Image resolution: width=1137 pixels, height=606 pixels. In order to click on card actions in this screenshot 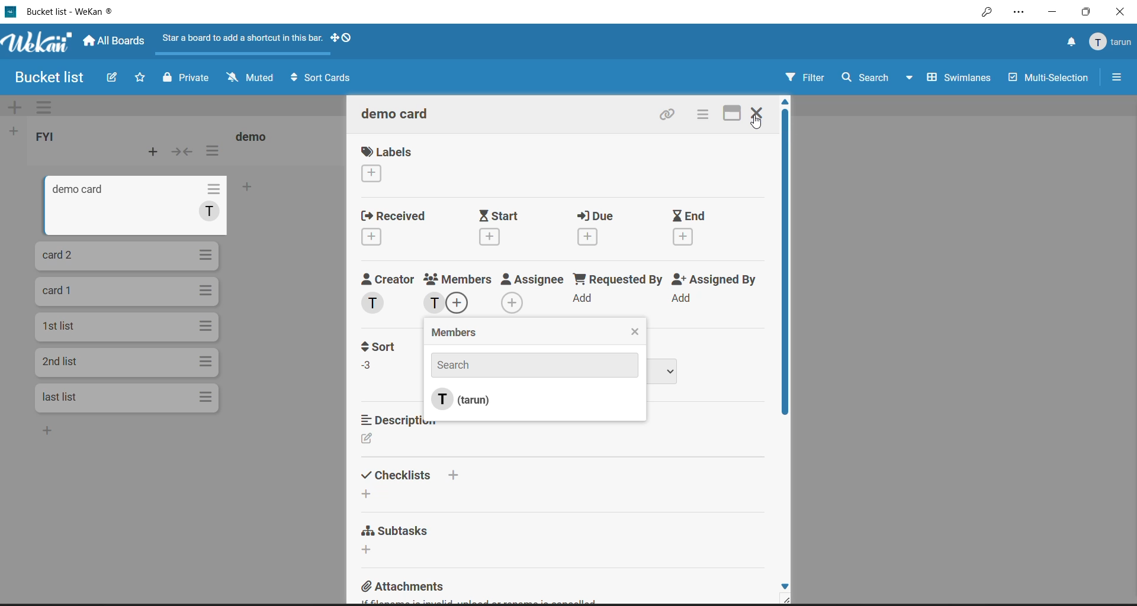, I will do `click(207, 289)`.